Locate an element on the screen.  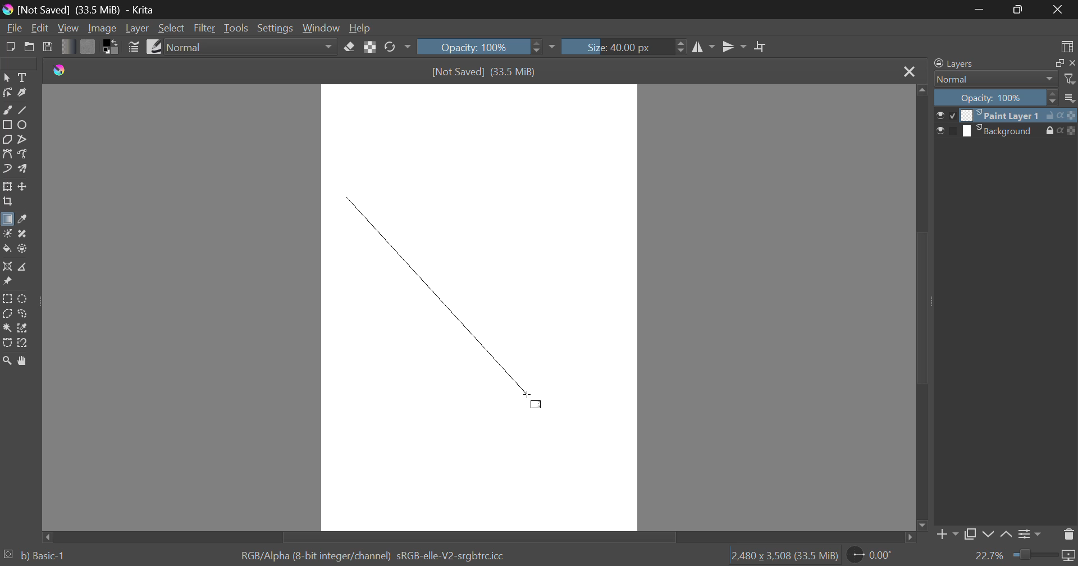
Brush Presets is located at coordinates (153, 45).